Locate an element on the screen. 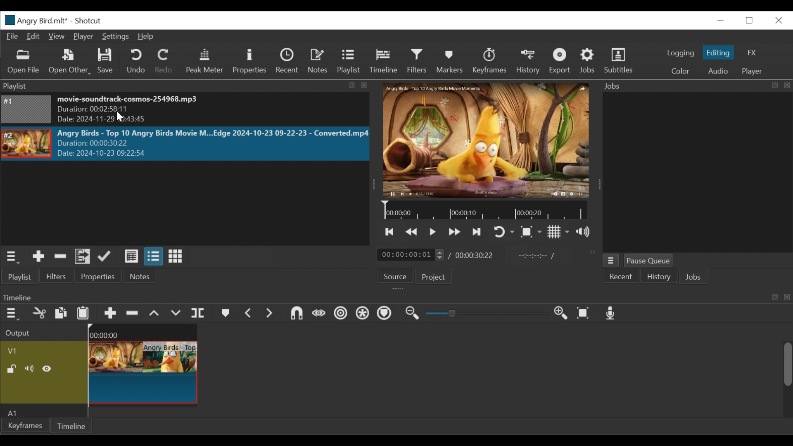 The height and width of the screenshot is (446, 793). Keyframes is located at coordinates (489, 61).